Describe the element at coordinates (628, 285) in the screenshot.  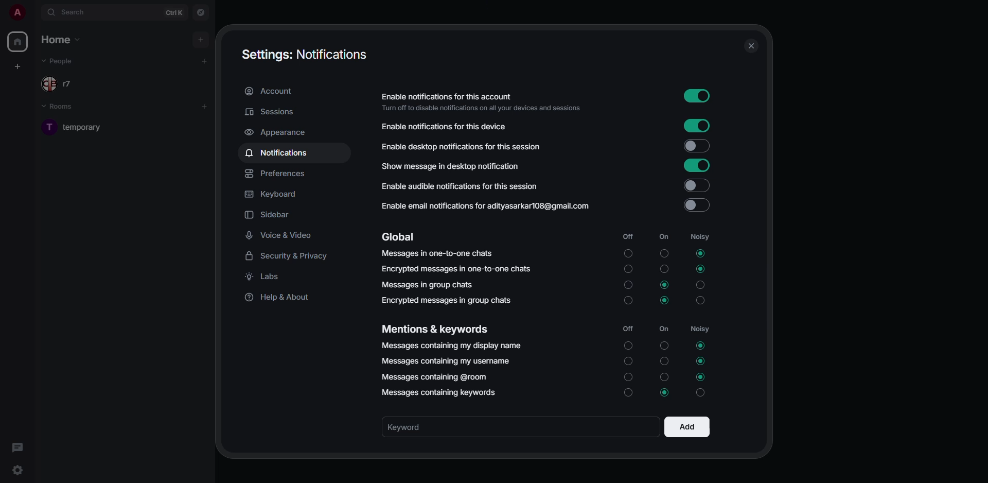
I see `turn on` at that location.